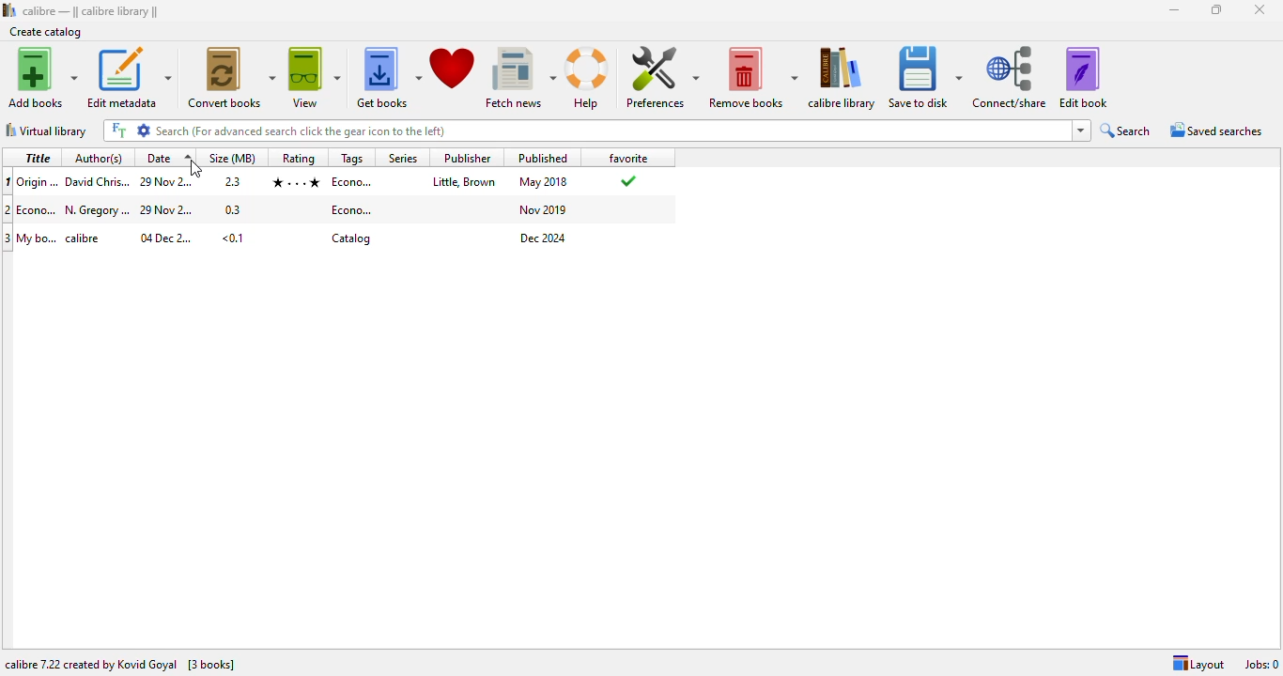  What do you see at coordinates (38, 157) in the screenshot?
I see `title` at bounding box center [38, 157].